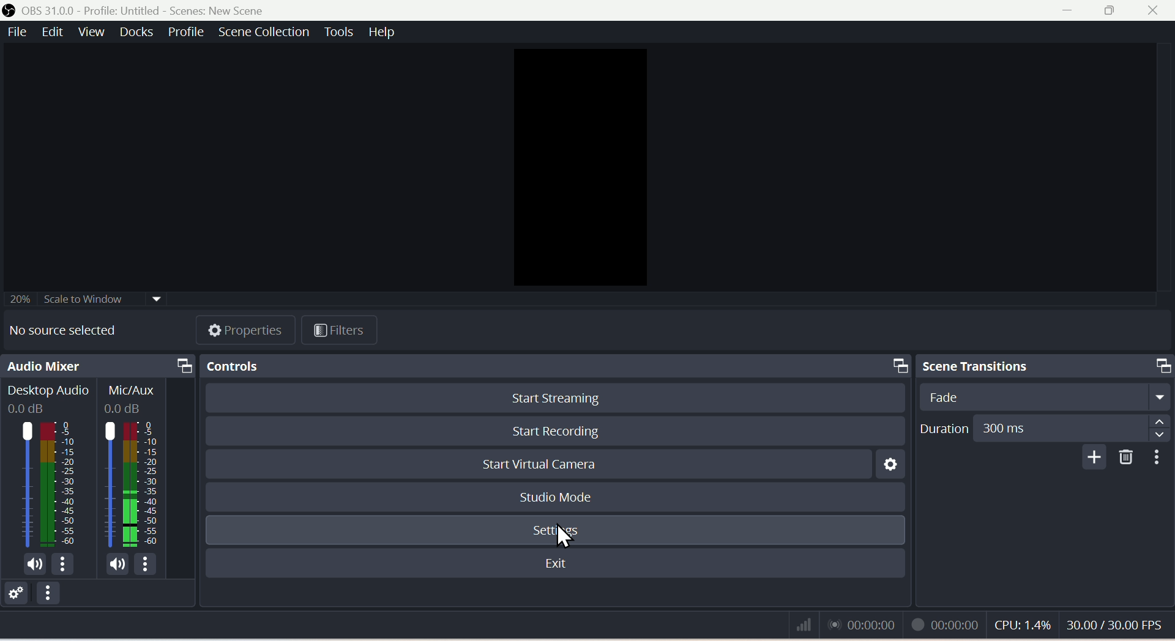 The height and width of the screenshot is (641, 1175). Describe the element at coordinates (564, 538) in the screenshot. I see `cursor` at that location.